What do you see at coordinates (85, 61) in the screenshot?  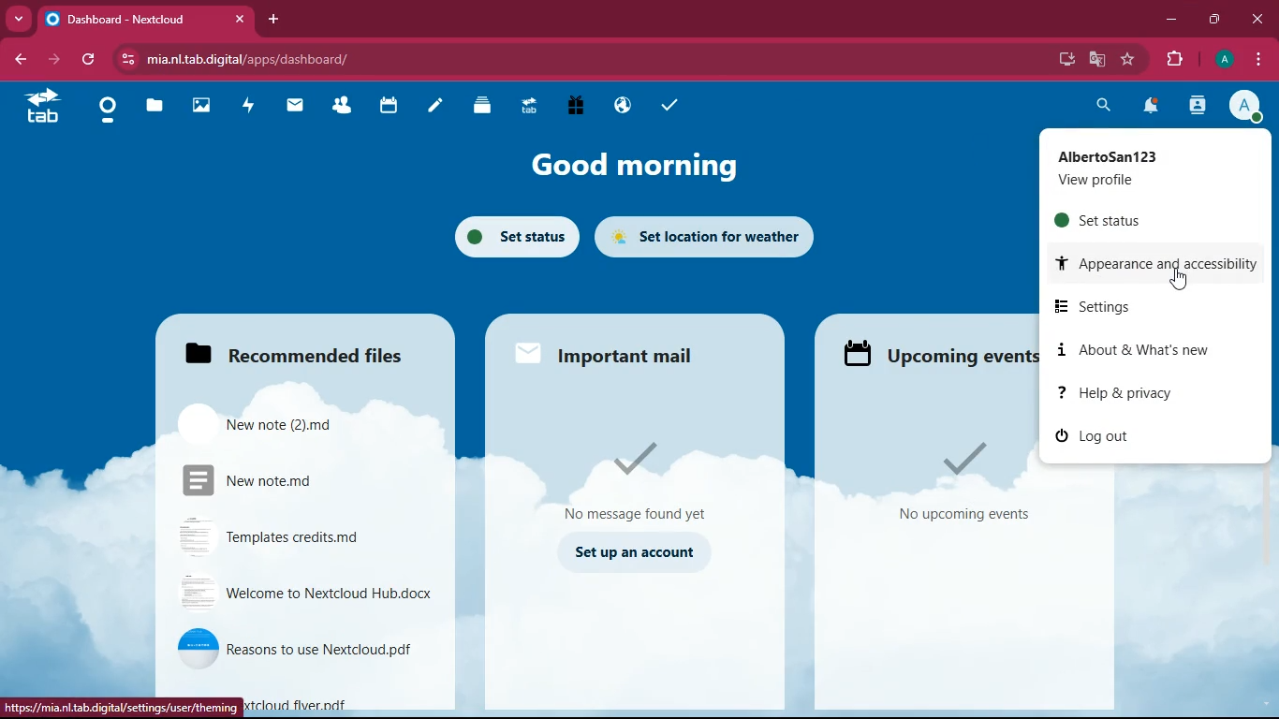 I see `refresh` at bounding box center [85, 61].